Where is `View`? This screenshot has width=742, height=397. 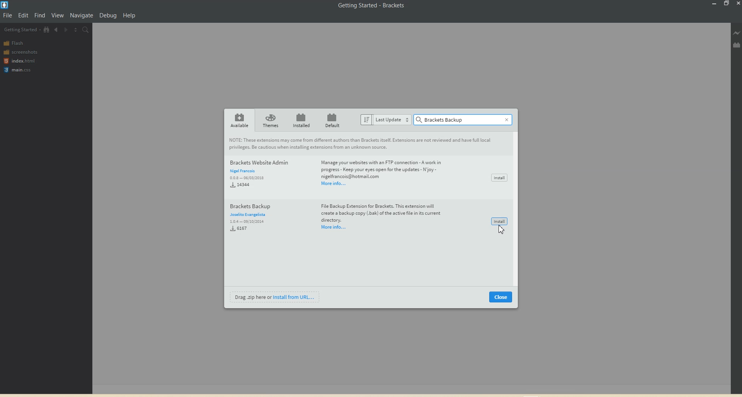 View is located at coordinates (58, 15).